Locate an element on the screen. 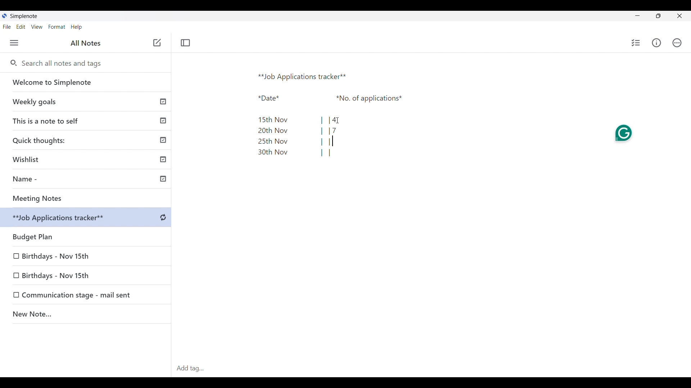 This screenshot has height=388, width=691. Click to insert checklist is located at coordinates (636, 43).